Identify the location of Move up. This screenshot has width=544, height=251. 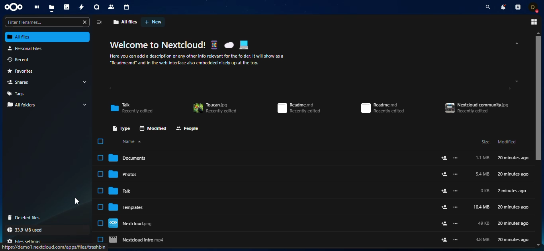
(538, 33).